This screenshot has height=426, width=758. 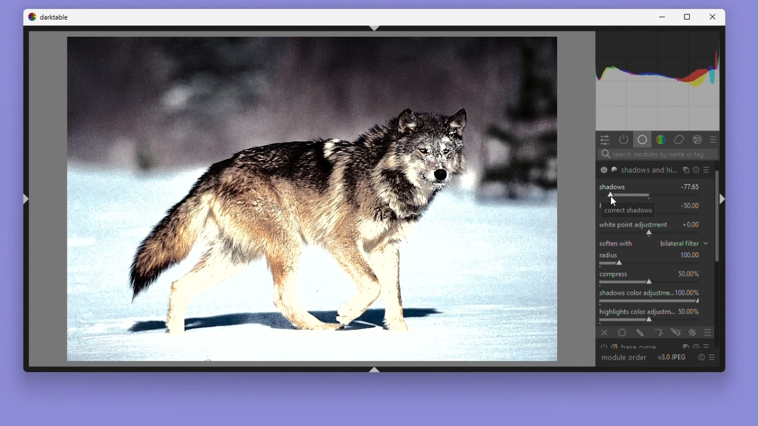 I want to click on Image, so click(x=310, y=198).